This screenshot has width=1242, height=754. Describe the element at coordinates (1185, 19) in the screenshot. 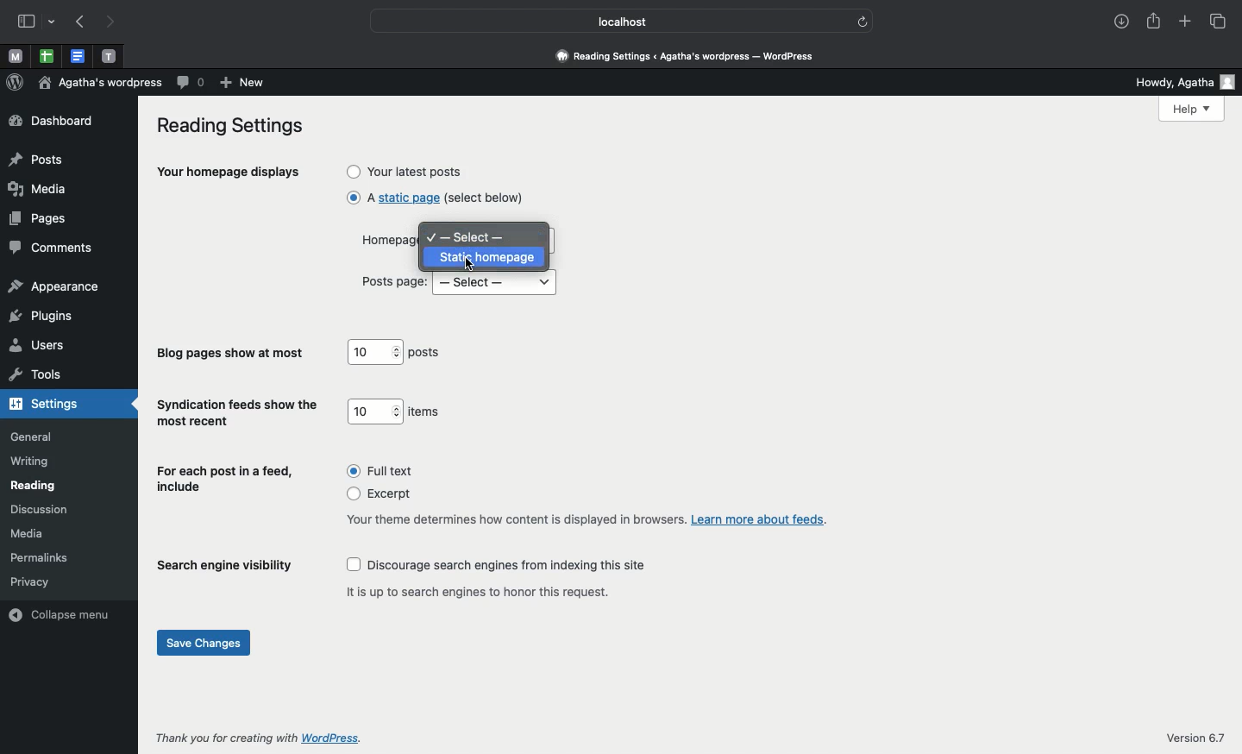

I see `Add new tab` at that location.